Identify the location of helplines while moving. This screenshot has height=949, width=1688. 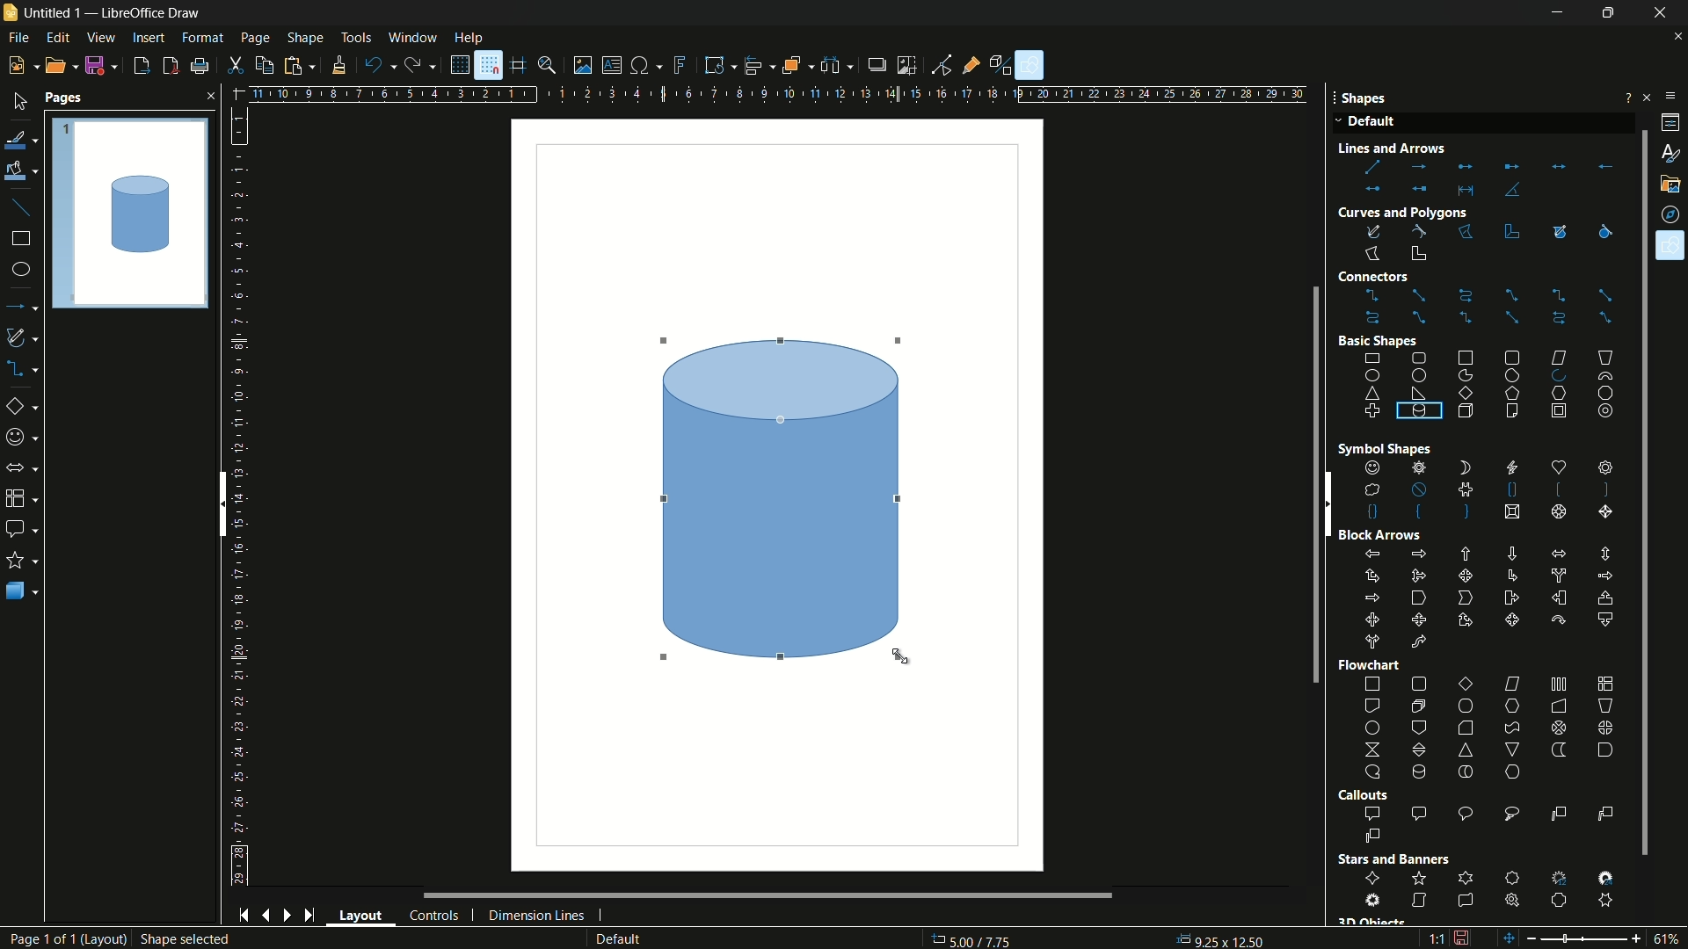
(519, 67).